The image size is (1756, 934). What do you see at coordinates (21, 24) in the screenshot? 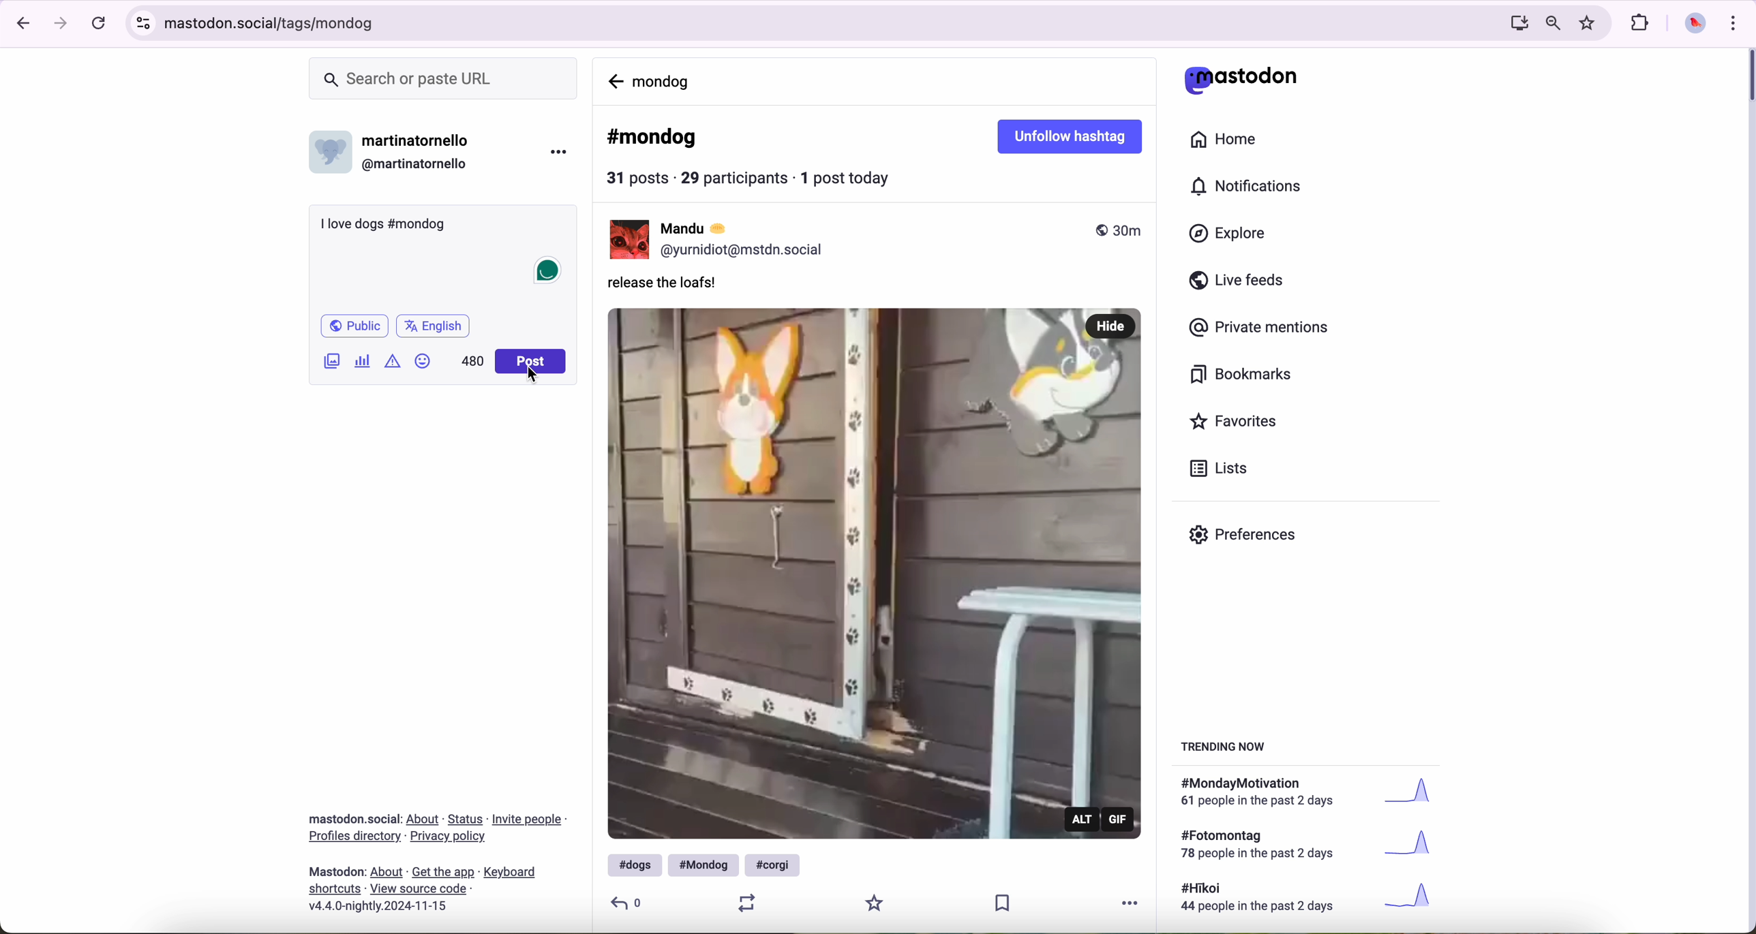
I see `navigate back` at bounding box center [21, 24].